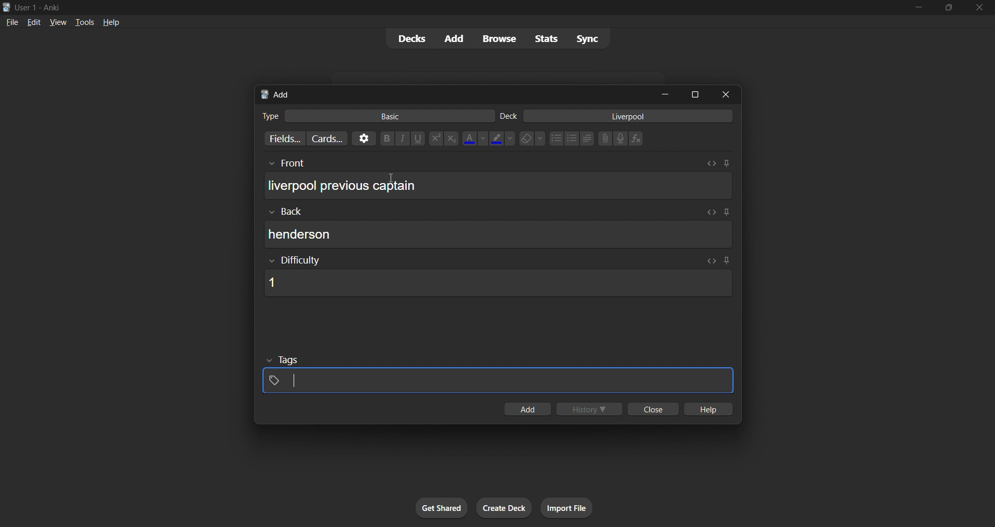 Image resolution: width=995 pixels, height=527 pixels. What do you see at coordinates (497, 374) in the screenshot?
I see `card tags input box` at bounding box center [497, 374].